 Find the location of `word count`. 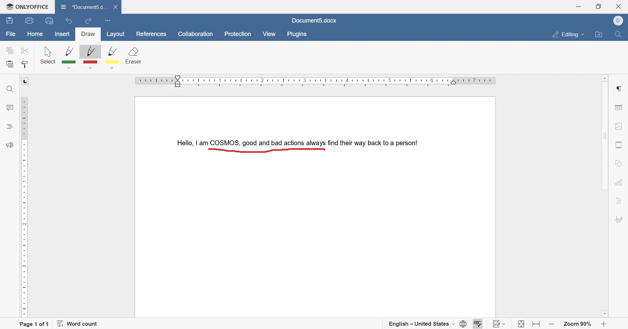

word count is located at coordinates (80, 325).